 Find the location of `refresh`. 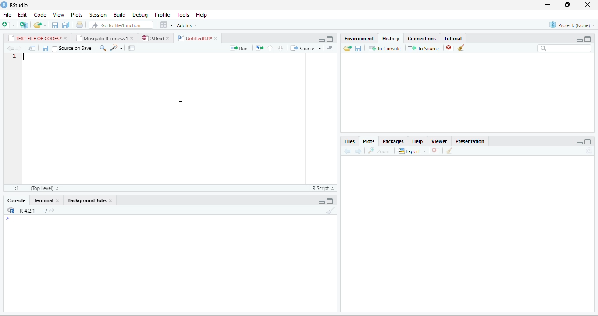

refresh is located at coordinates (590, 151).